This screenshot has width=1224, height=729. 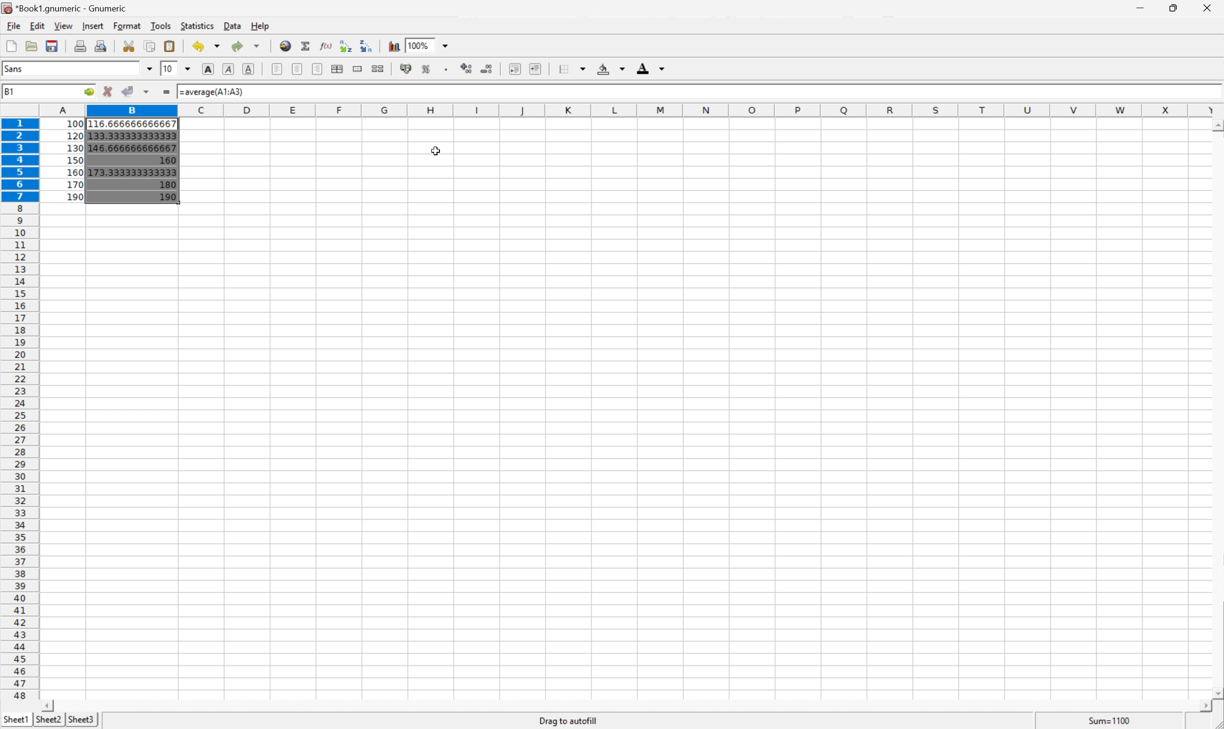 What do you see at coordinates (304, 45) in the screenshot?
I see `Sum into current cell` at bounding box center [304, 45].